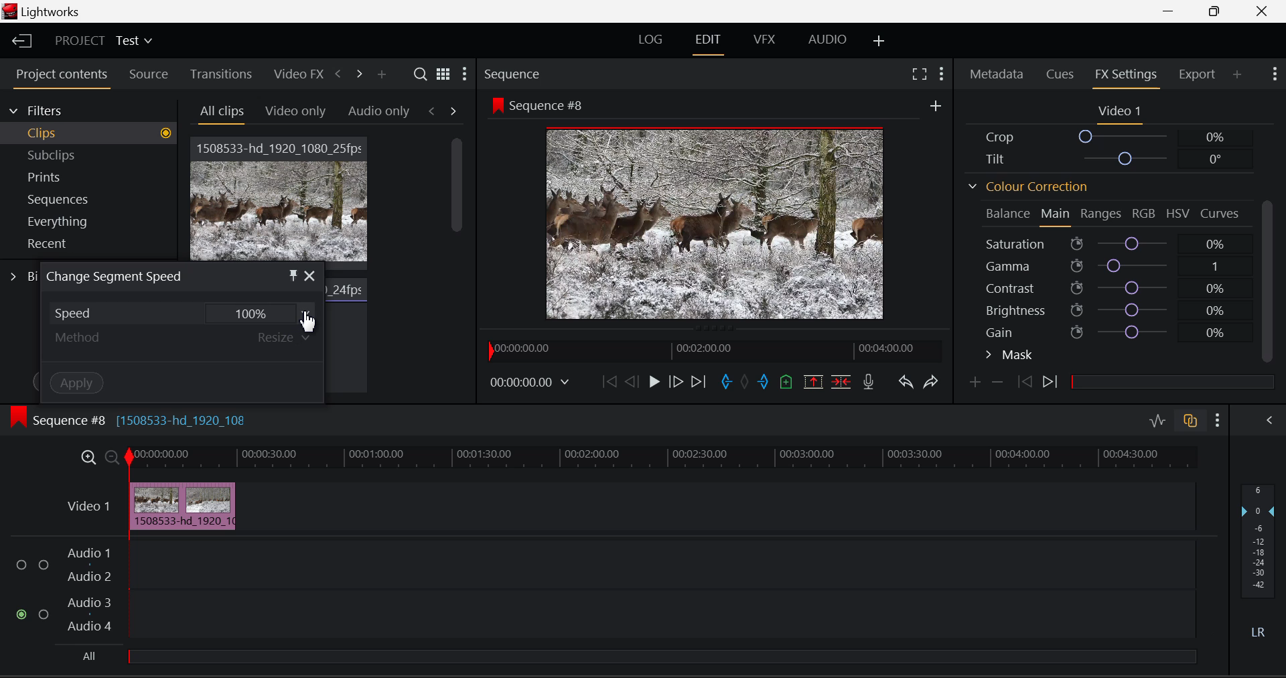 This screenshot has height=678, width=1286. What do you see at coordinates (79, 384) in the screenshot?
I see `Apply` at bounding box center [79, 384].